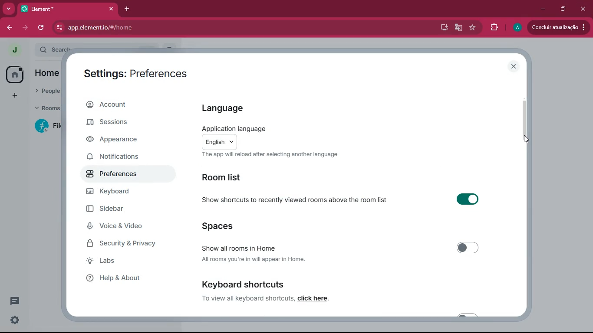  What do you see at coordinates (14, 95) in the screenshot?
I see `add` at bounding box center [14, 95].